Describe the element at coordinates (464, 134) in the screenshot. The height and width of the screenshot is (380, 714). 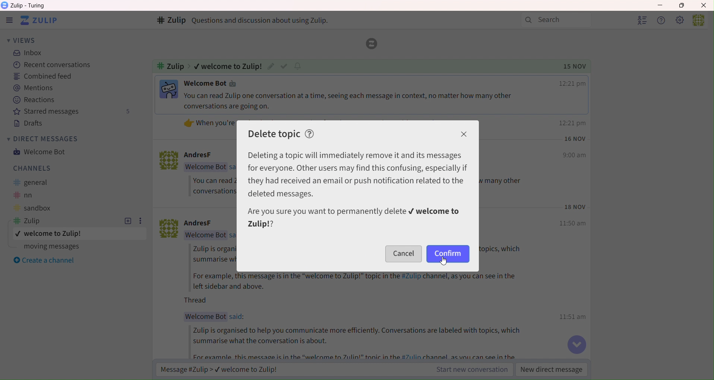
I see `Close` at that location.